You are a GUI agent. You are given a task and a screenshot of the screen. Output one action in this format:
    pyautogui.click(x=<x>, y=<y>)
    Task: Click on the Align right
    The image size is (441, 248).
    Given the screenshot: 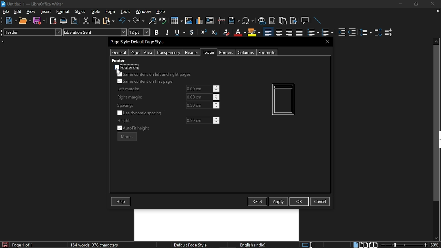 What is the action you would take?
    pyautogui.click(x=290, y=32)
    